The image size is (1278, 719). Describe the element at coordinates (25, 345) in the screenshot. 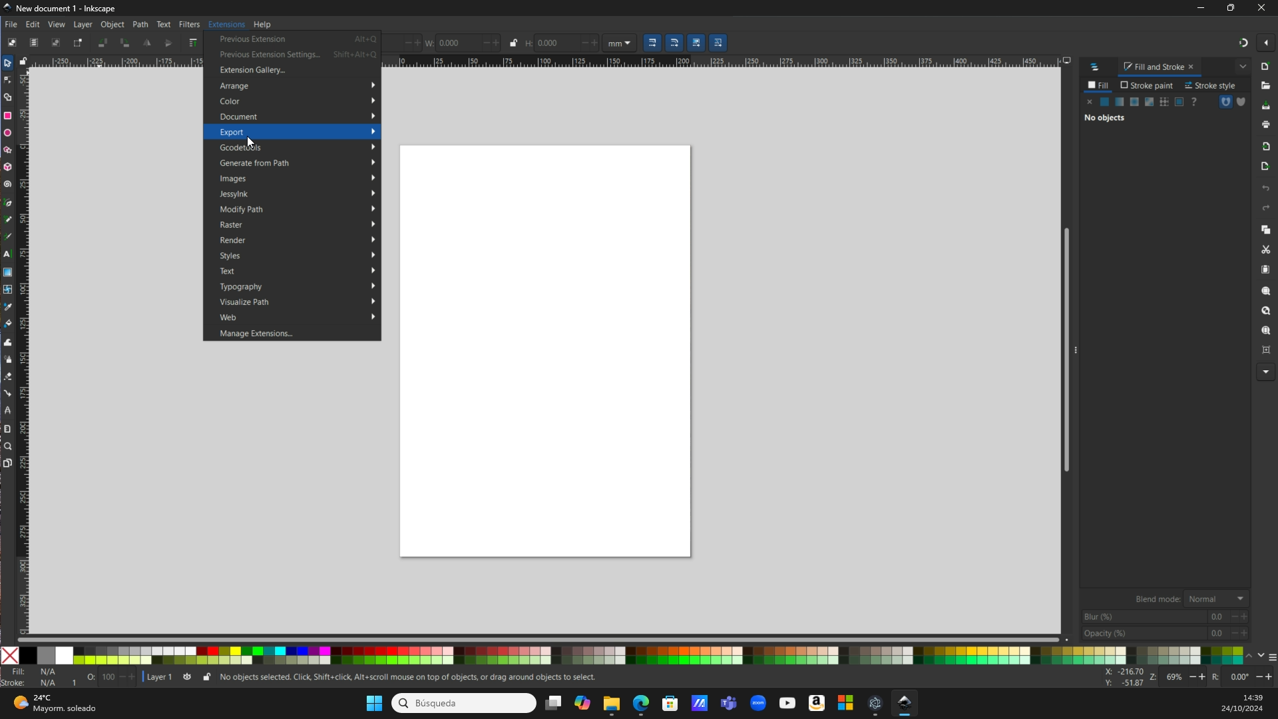

I see `vertical scale` at that location.